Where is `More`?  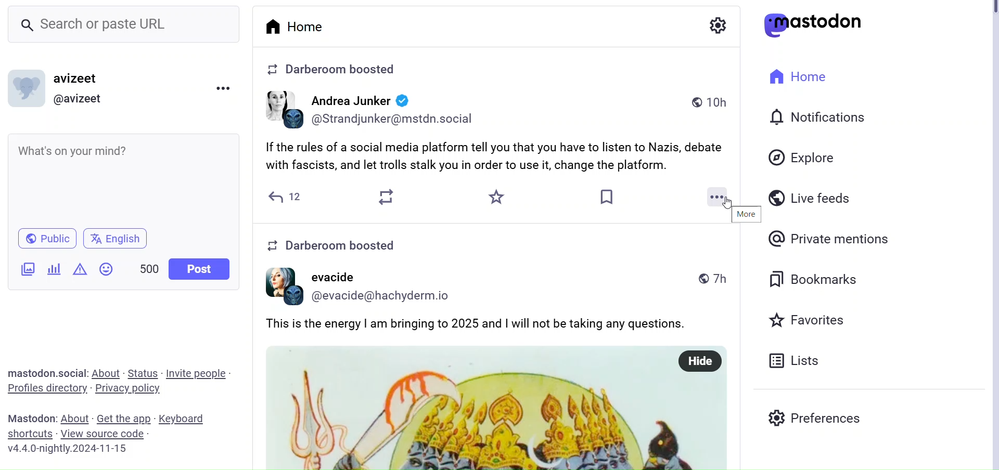
More is located at coordinates (747, 214).